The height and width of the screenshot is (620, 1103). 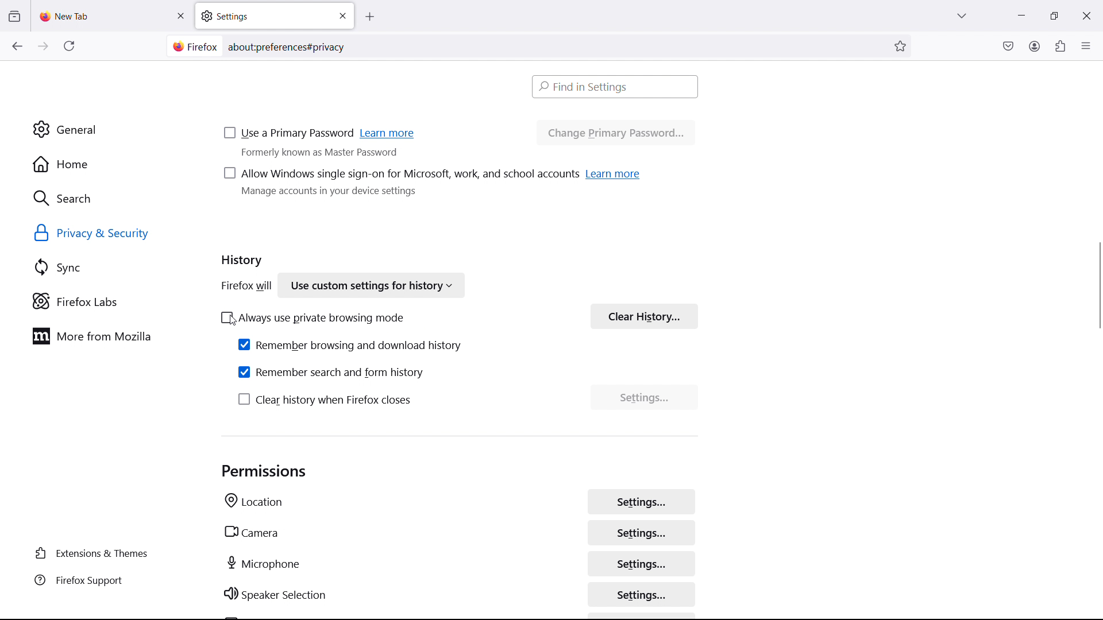 What do you see at coordinates (615, 134) in the screenshot?
I see `change primary password` at bounding box center [615, 134].